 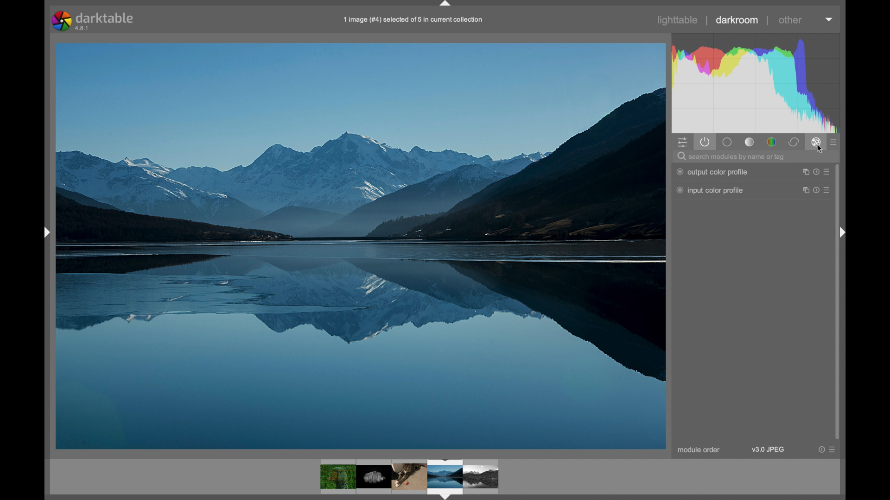 What do you see at coordinates (749, 142) in the screenshot?
I see `tone` at bounding box center [749, 142].